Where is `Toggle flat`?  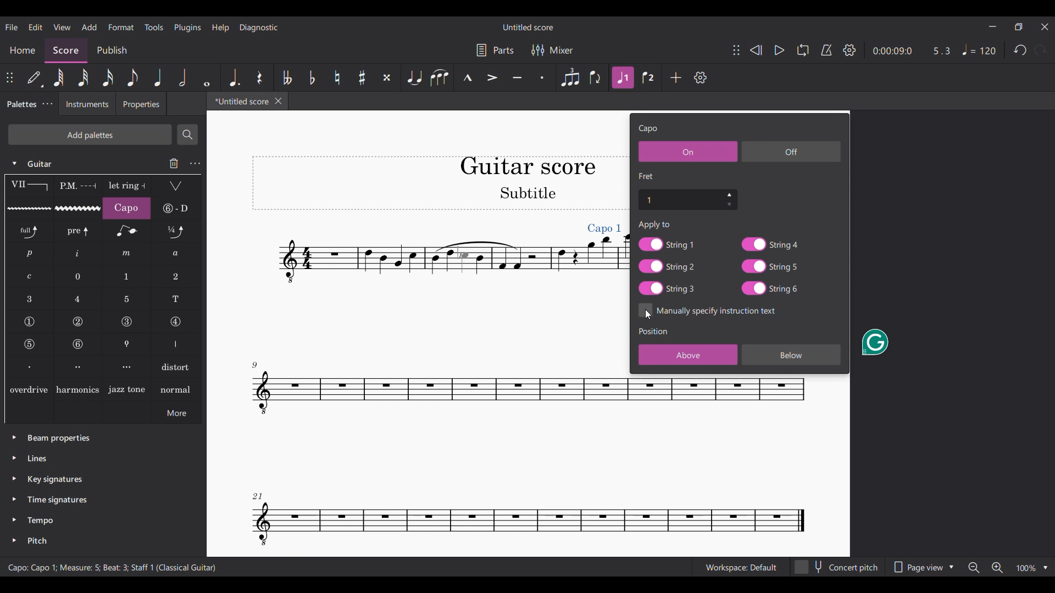 Toggle flat is located at coordinates (312, 77).